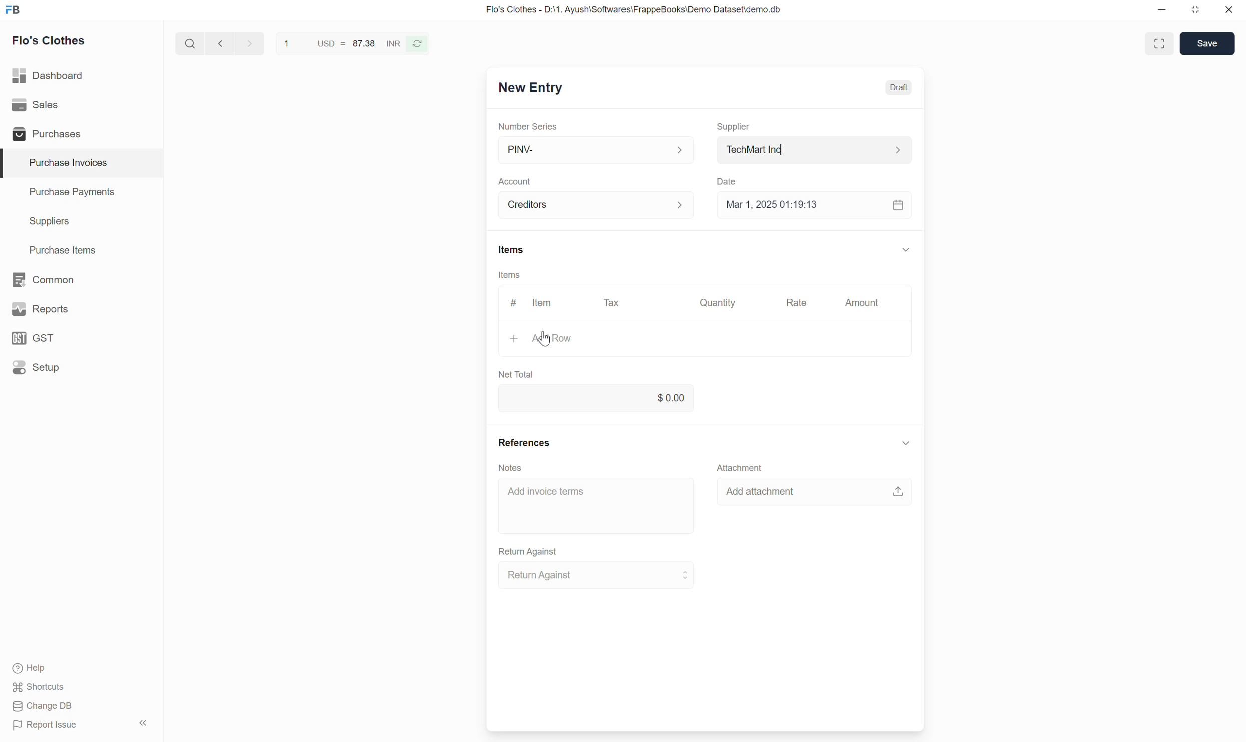 Image resolution: width=1246 pixels, height=742 pixels. Describe the element at coordinates (598, 398) in the screenshot. I see `0.00` at that location.